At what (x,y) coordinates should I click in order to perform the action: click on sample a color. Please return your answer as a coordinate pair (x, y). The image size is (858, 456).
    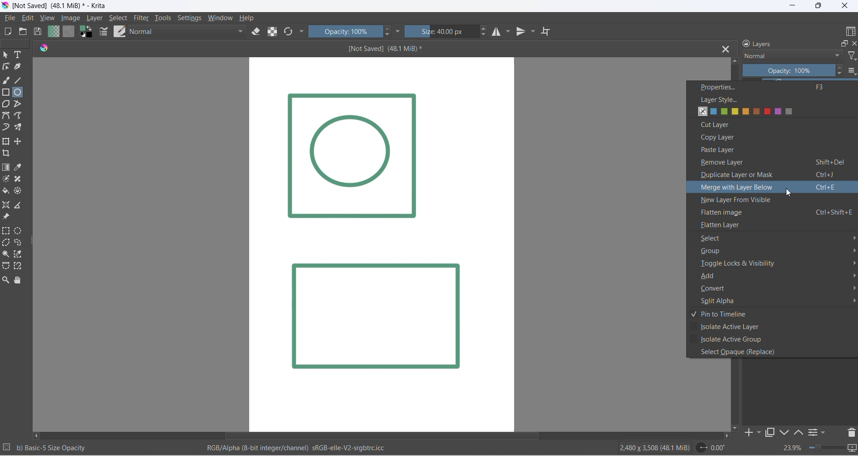
    Looking at the image, I should click on (22, 167).